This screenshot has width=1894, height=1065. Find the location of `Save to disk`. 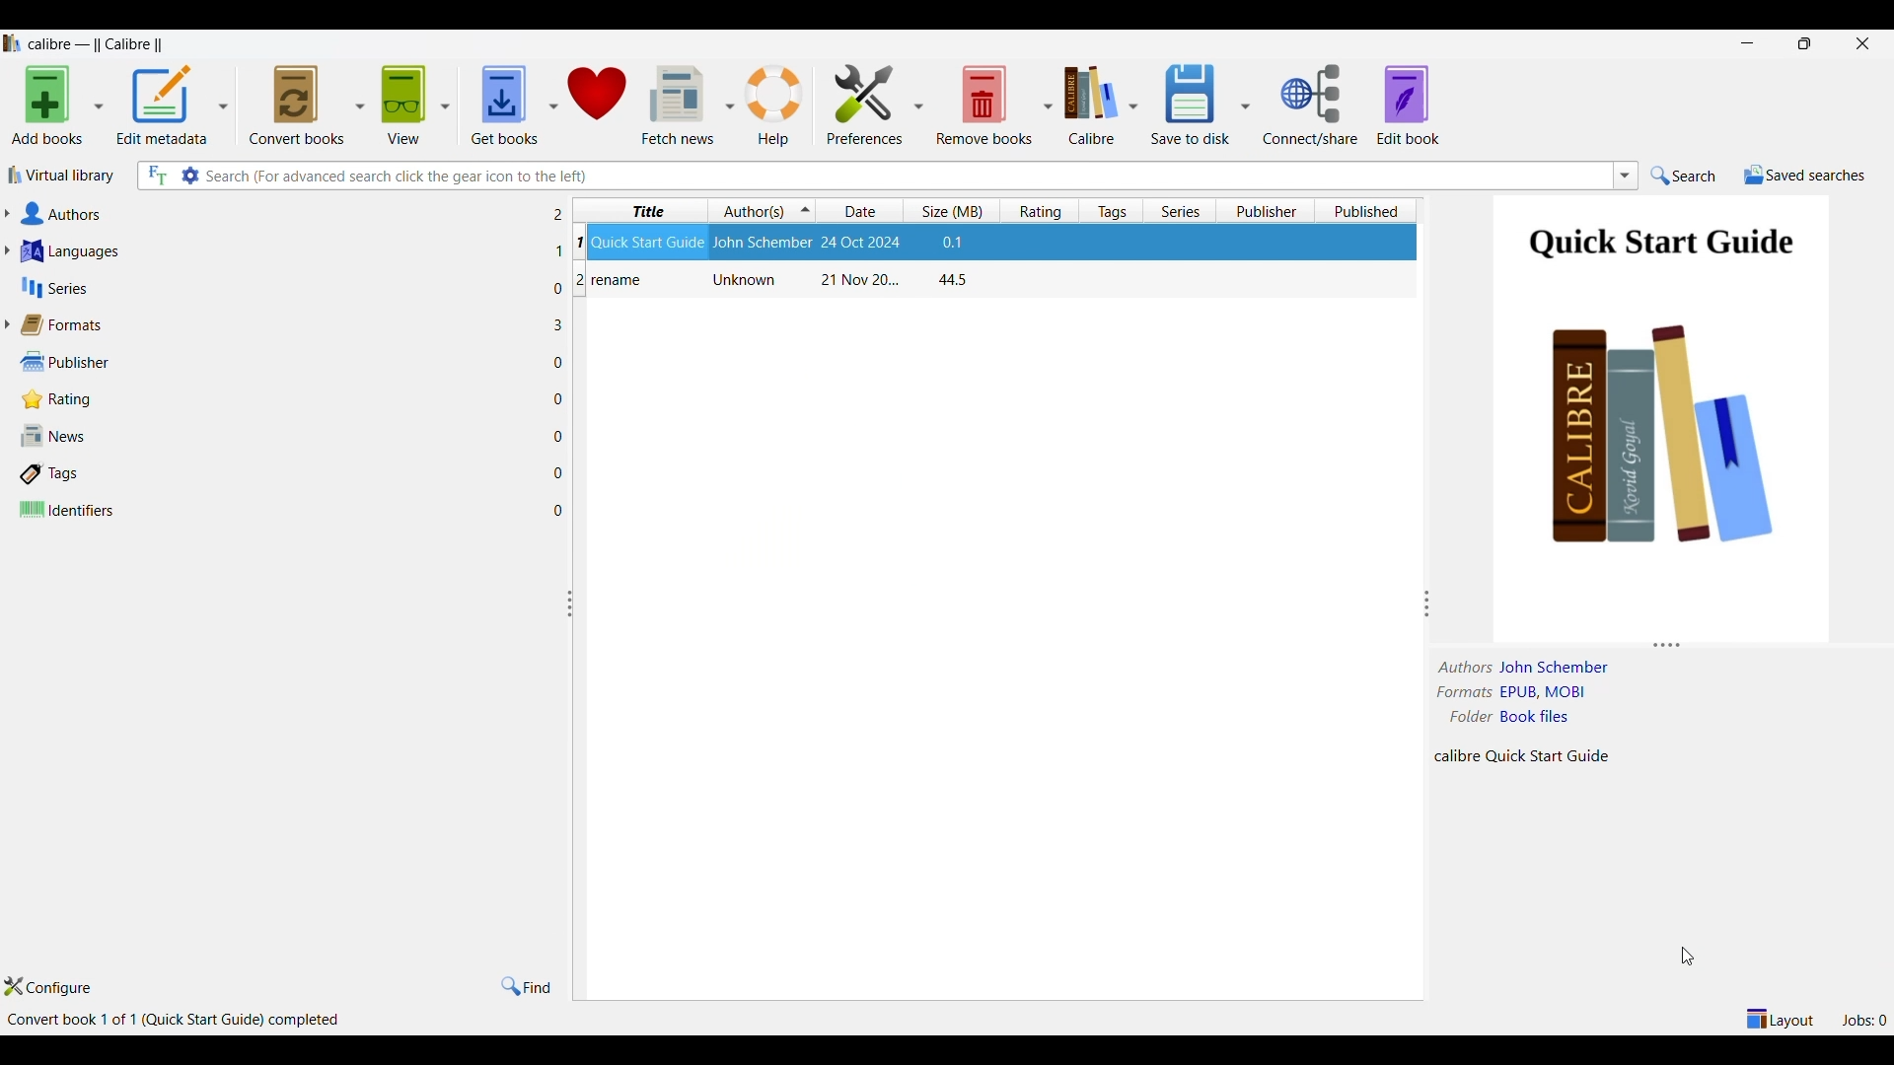

Save to disk is located at coordinates (1192, 106).